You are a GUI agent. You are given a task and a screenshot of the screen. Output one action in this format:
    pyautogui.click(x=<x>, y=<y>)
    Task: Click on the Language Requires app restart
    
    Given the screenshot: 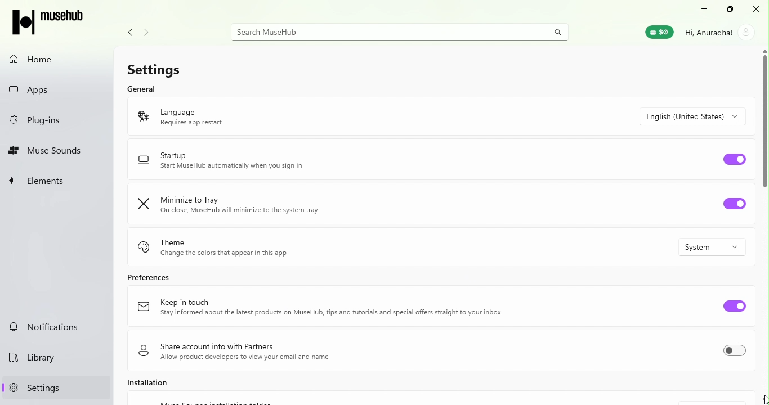 What is the action you would take?
    pyautogui.click(x=195, y=119)
    